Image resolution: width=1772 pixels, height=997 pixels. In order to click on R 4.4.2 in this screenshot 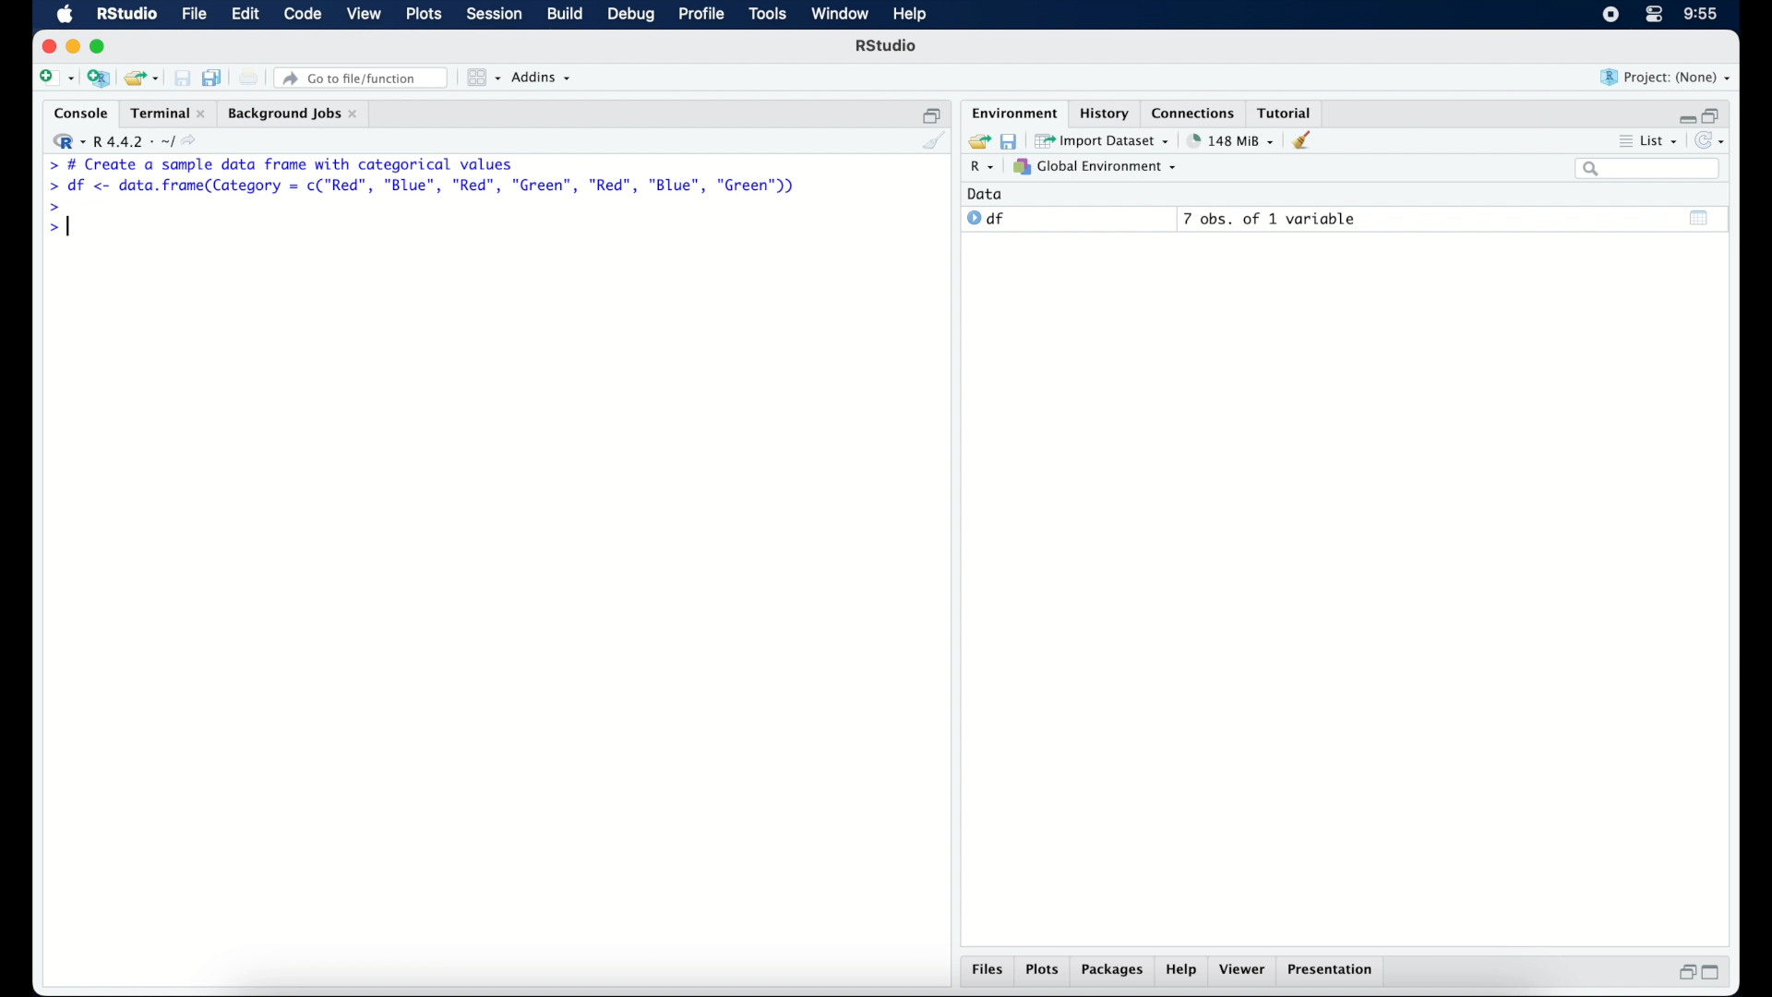, I will do `click(124, 138)`.